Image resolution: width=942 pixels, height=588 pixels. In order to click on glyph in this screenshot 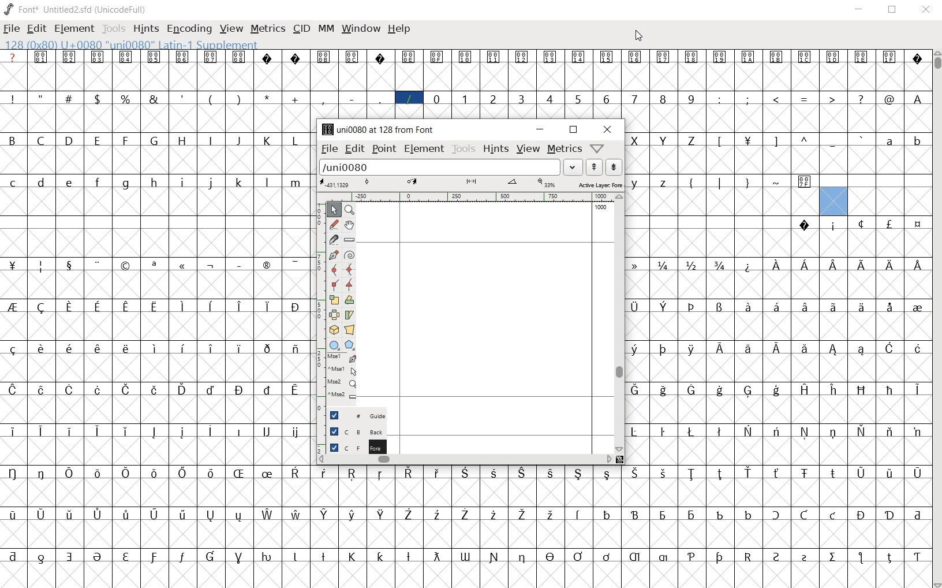, I will do `click(97, 557)`.